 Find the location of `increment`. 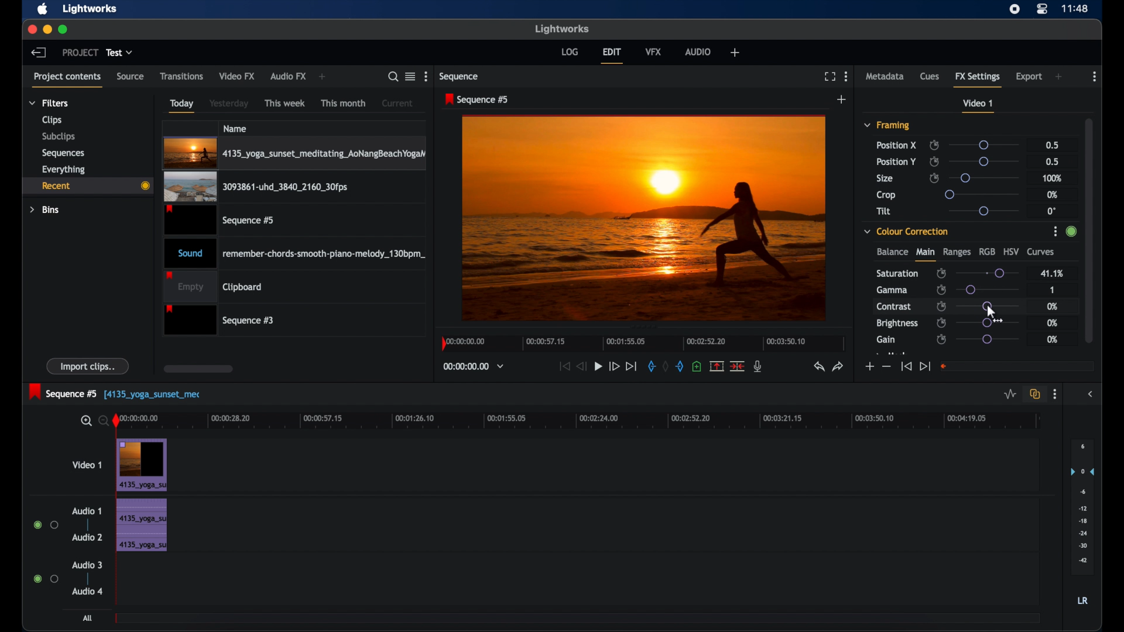

increment is located at coordinates (868, 366).